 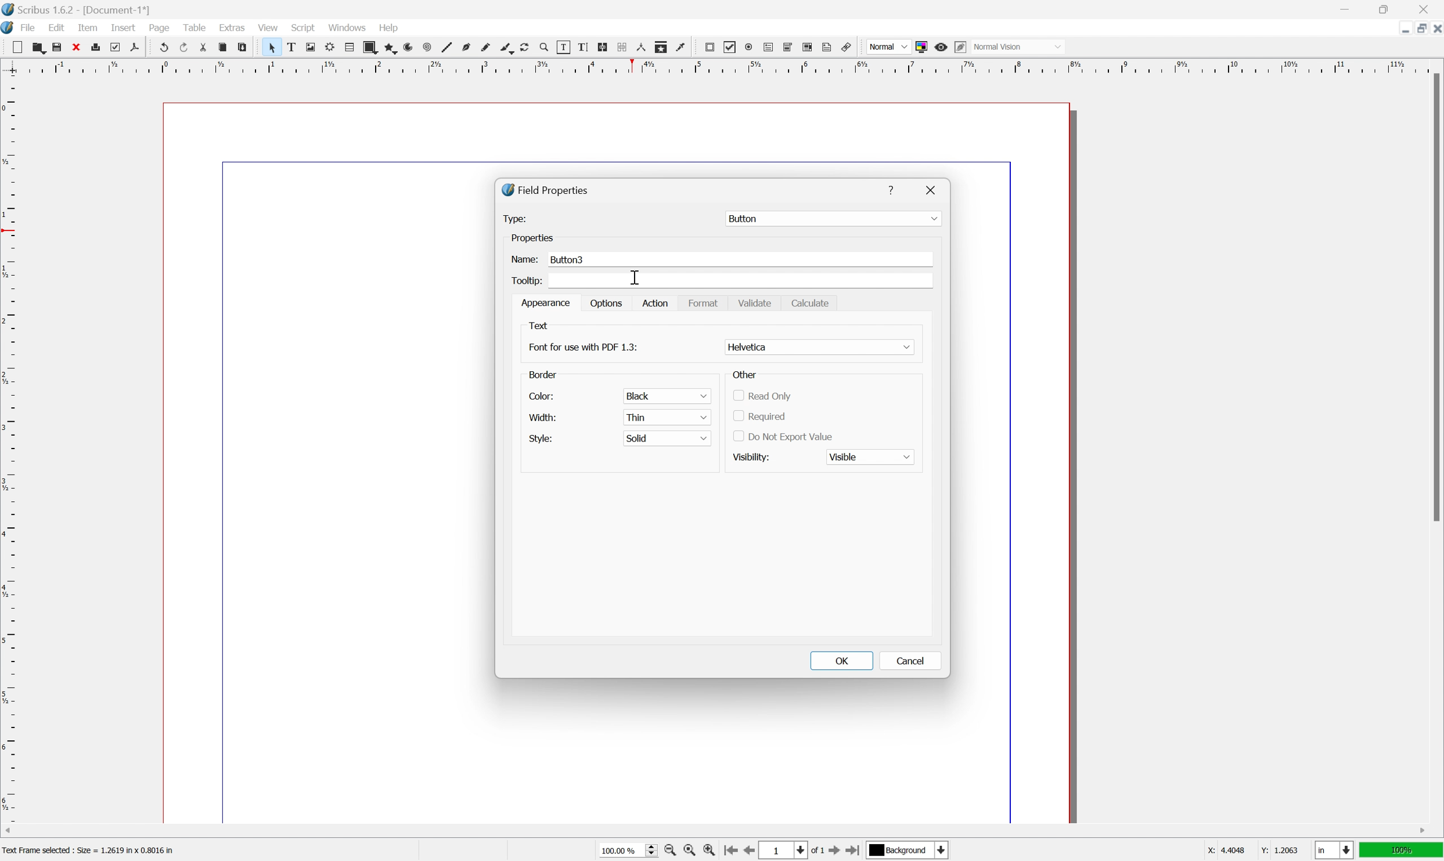 I want to click on Type:, so click(x=512, y=218).